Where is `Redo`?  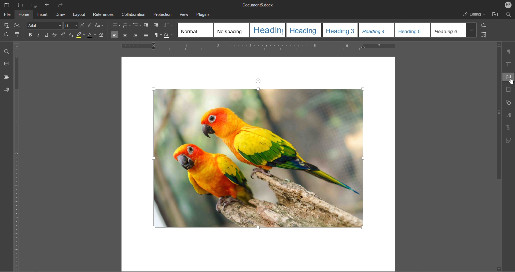
Redo is located at coordinates (62, 5).